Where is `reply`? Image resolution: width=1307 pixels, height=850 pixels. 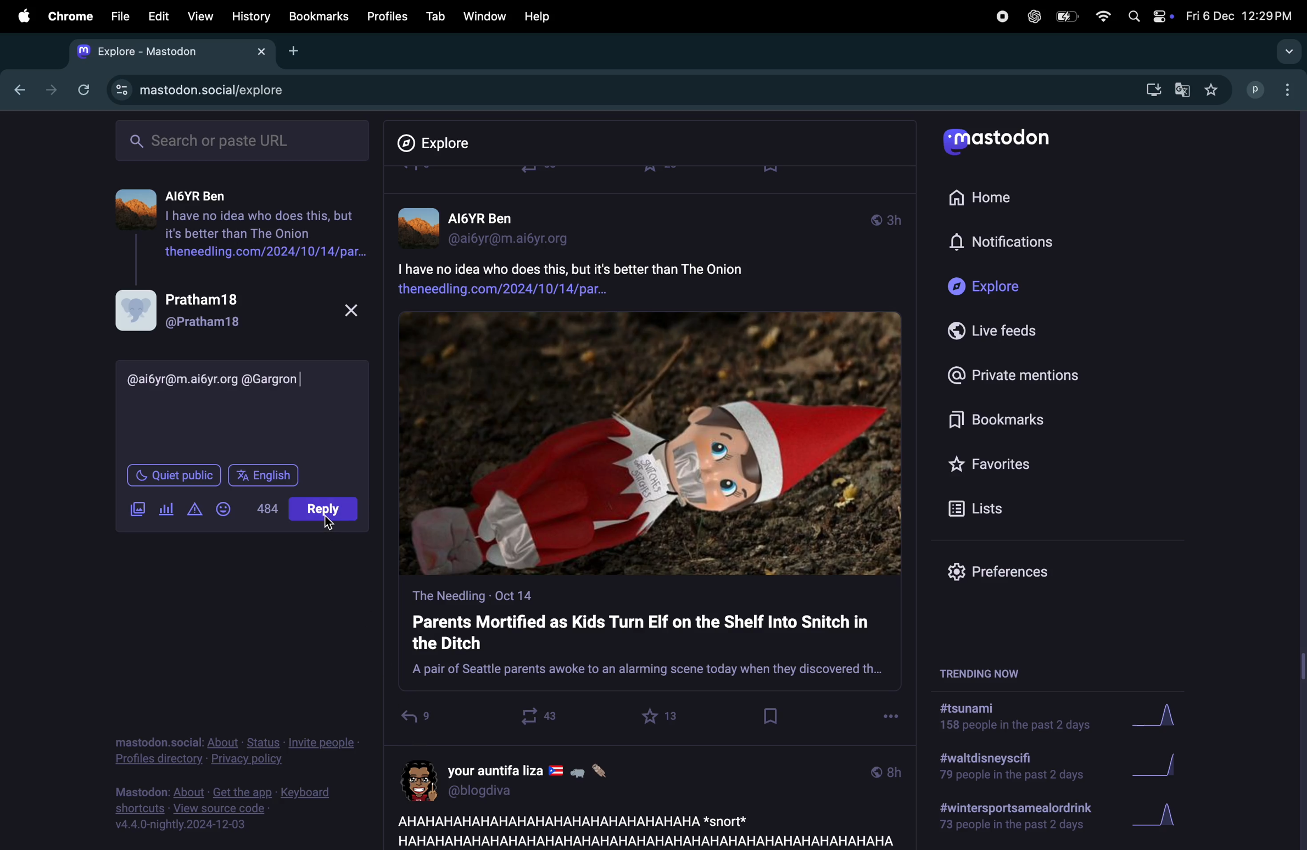 reply is located at coordinates (415, 719).